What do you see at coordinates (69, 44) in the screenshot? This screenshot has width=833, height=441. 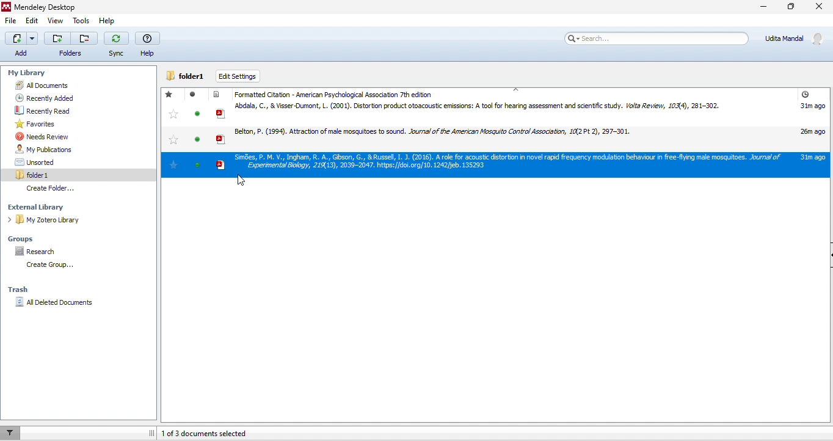 I see `folders` at bounding box center [69, 44].